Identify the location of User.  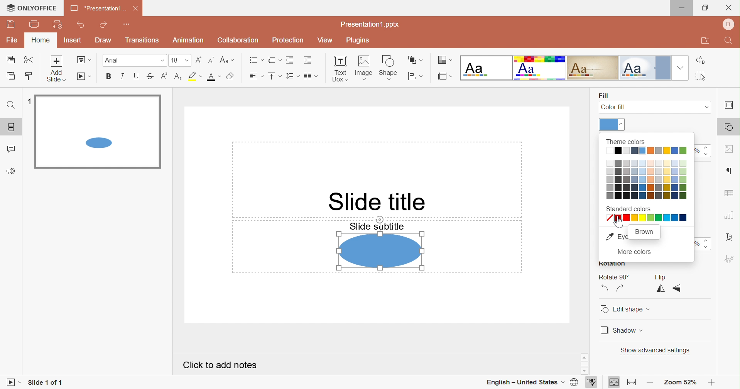
(728, 24).